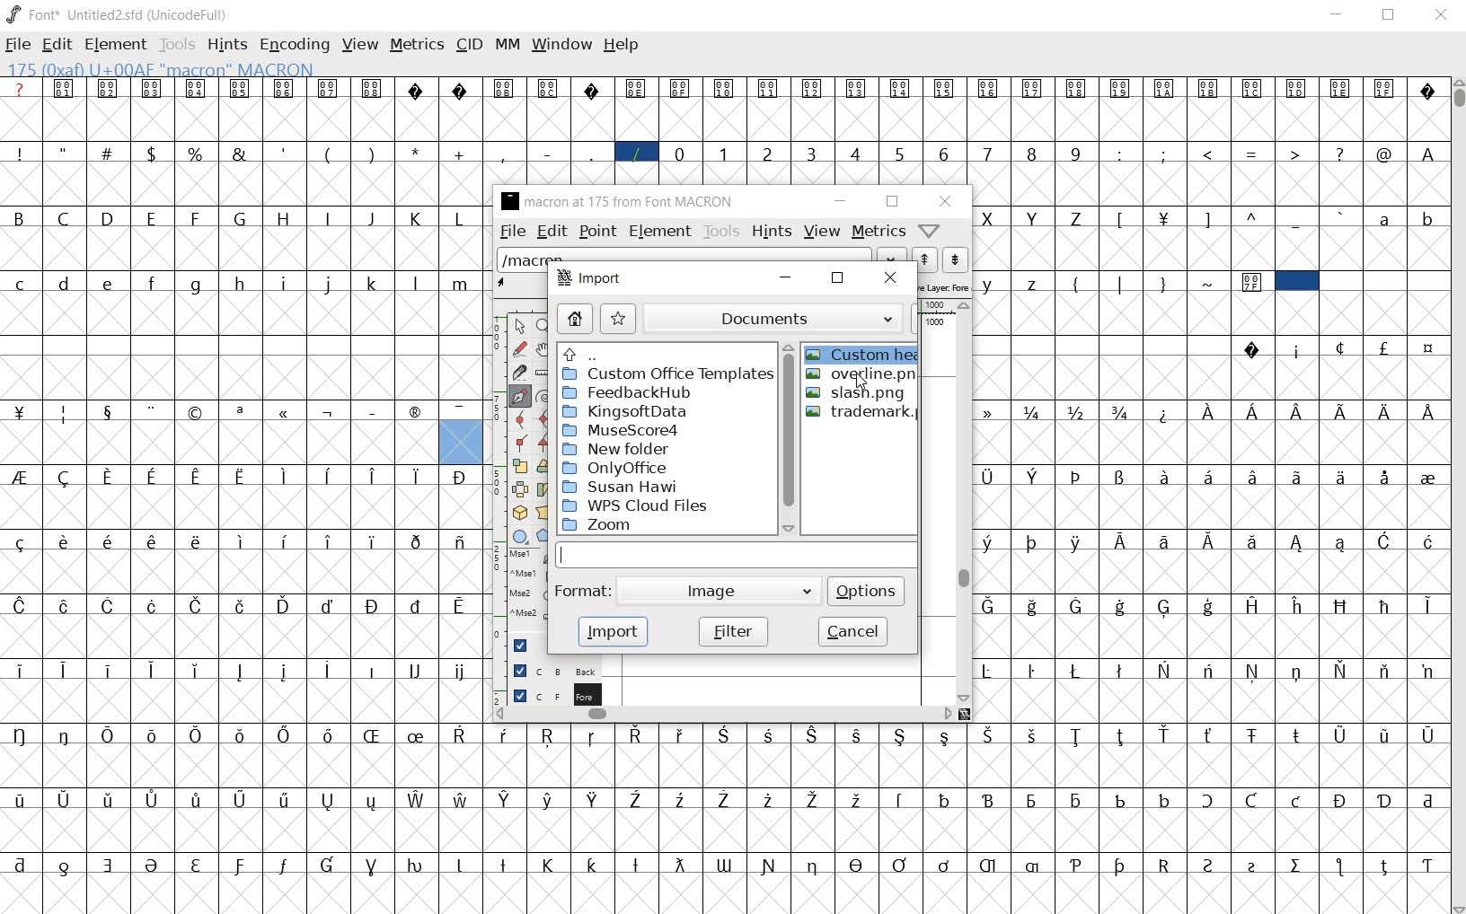  Describe the element at coordinates (1123, 866) in the screenshot. I see `Symbol` at that location.